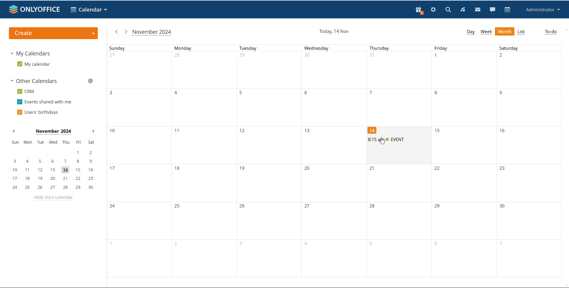  What do you see at coordinates (125, 31) in the screenshot?
I see `next month` at bounding box center [125, 31].